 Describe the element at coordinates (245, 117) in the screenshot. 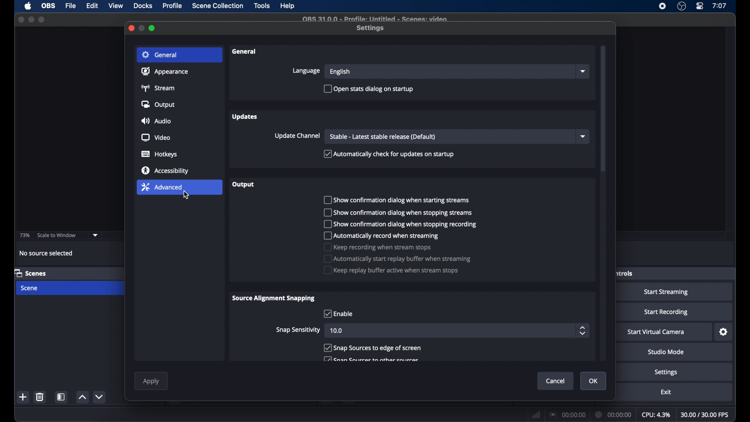

I see `updates` at that location.